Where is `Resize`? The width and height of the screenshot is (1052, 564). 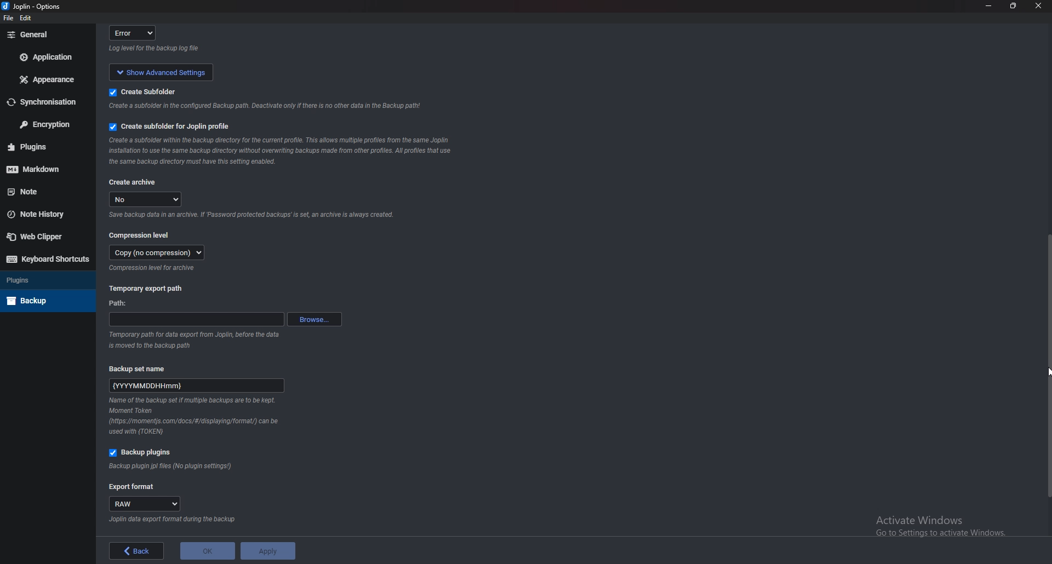
Resize is located at coordinates (1014, 6).